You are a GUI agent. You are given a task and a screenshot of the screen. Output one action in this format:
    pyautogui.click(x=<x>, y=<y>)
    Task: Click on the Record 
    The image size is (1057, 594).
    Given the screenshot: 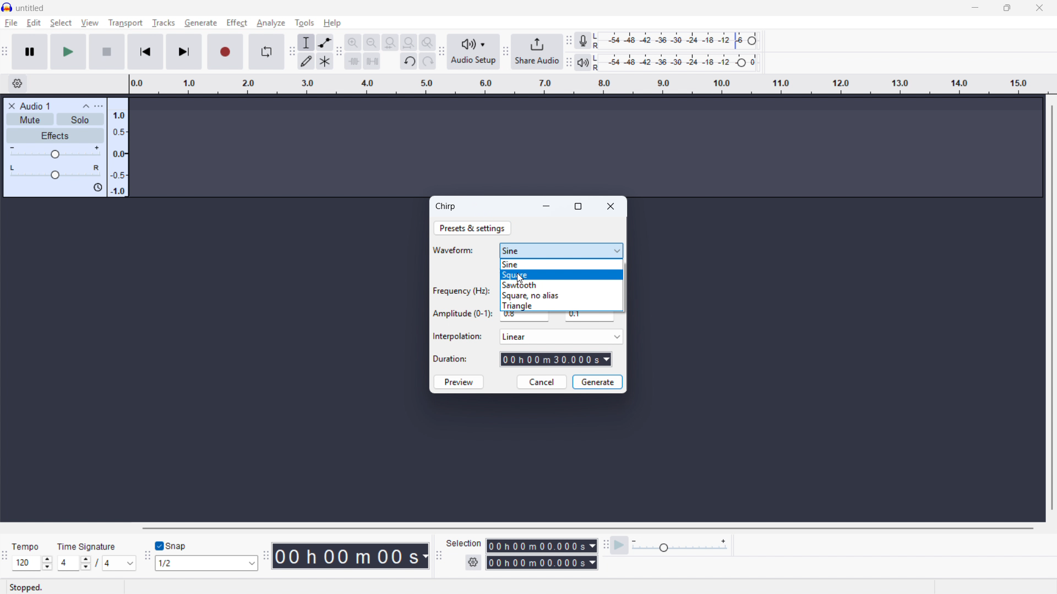 What is the action you would take?
    pyautogui.click(x=226, y=52)
    